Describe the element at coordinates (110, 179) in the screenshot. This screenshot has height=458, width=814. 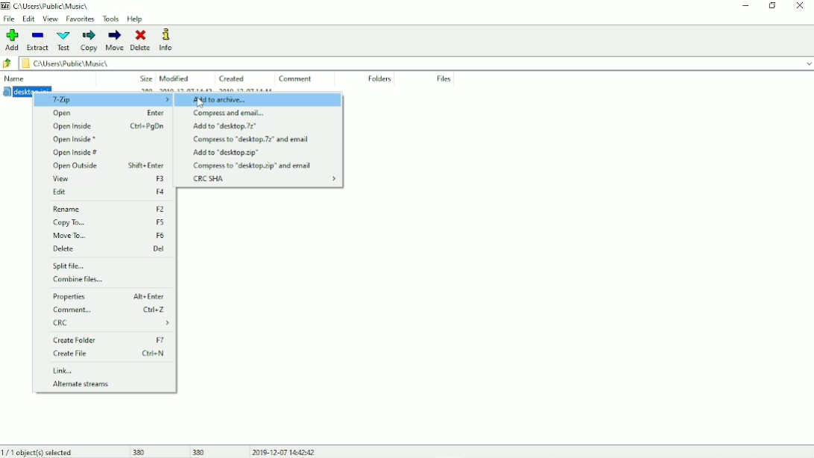
I see `View` at that location.